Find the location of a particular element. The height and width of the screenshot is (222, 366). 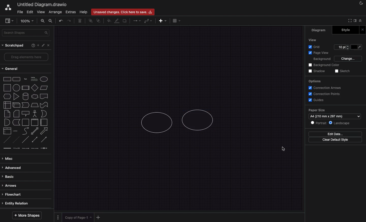

actor is located at coordinates (35, 114).